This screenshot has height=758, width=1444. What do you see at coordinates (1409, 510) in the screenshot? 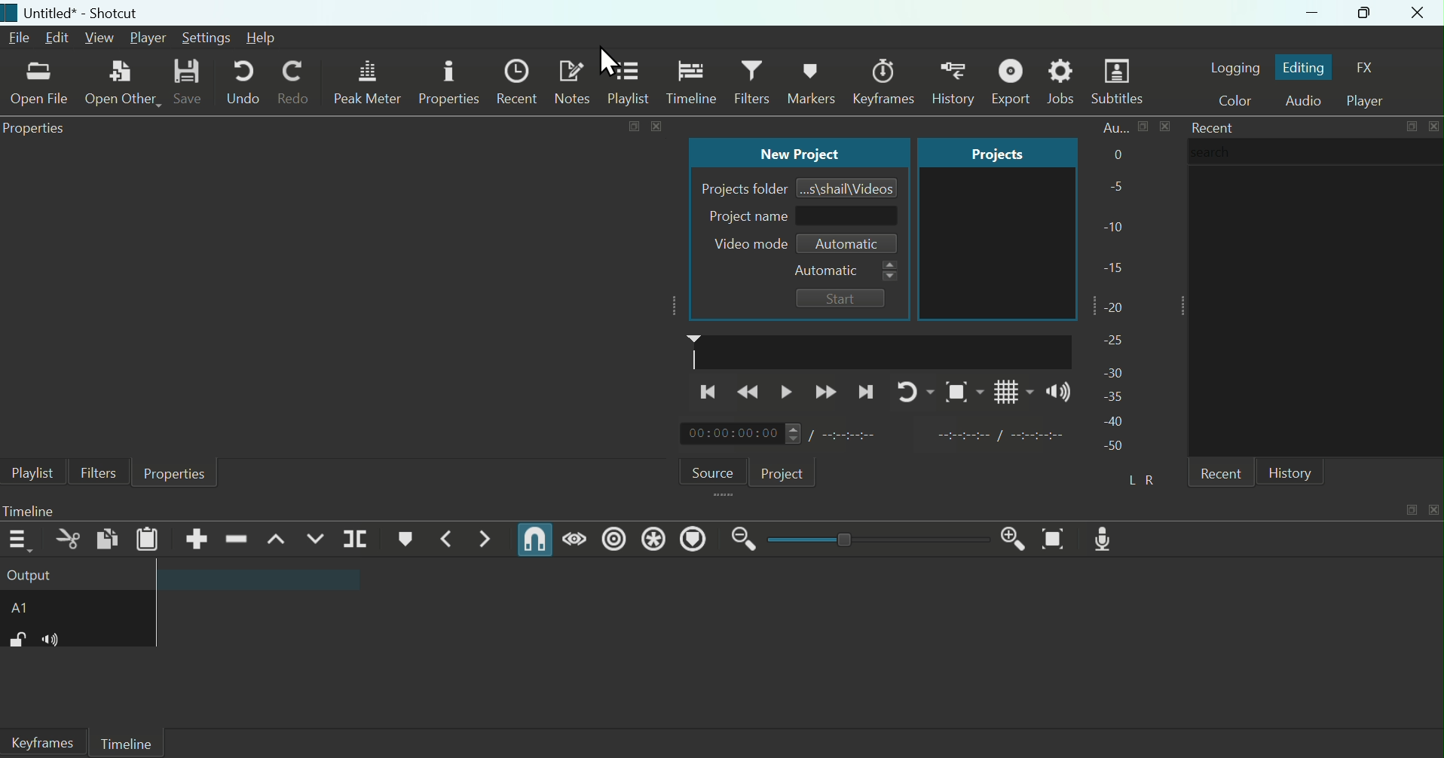
I see `expand` at bounding box center [1409, 510].